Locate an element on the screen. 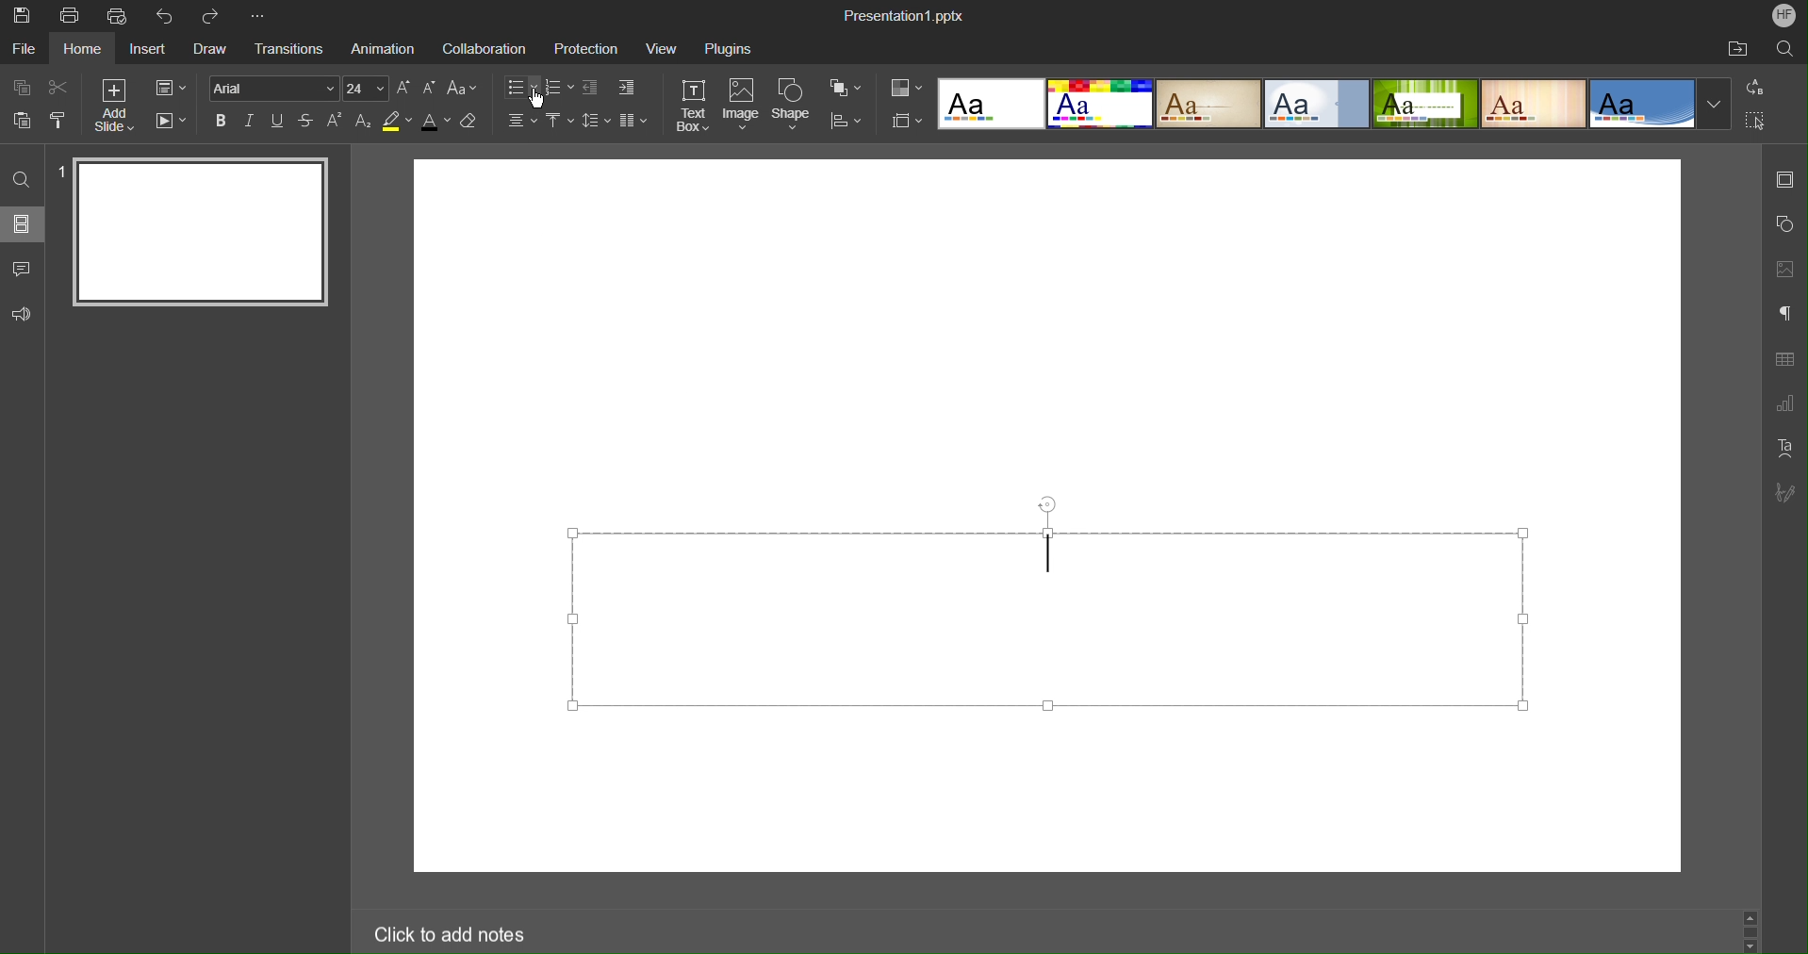 The image size is (1808, 954). Comment is located at coordinates (23, 269).